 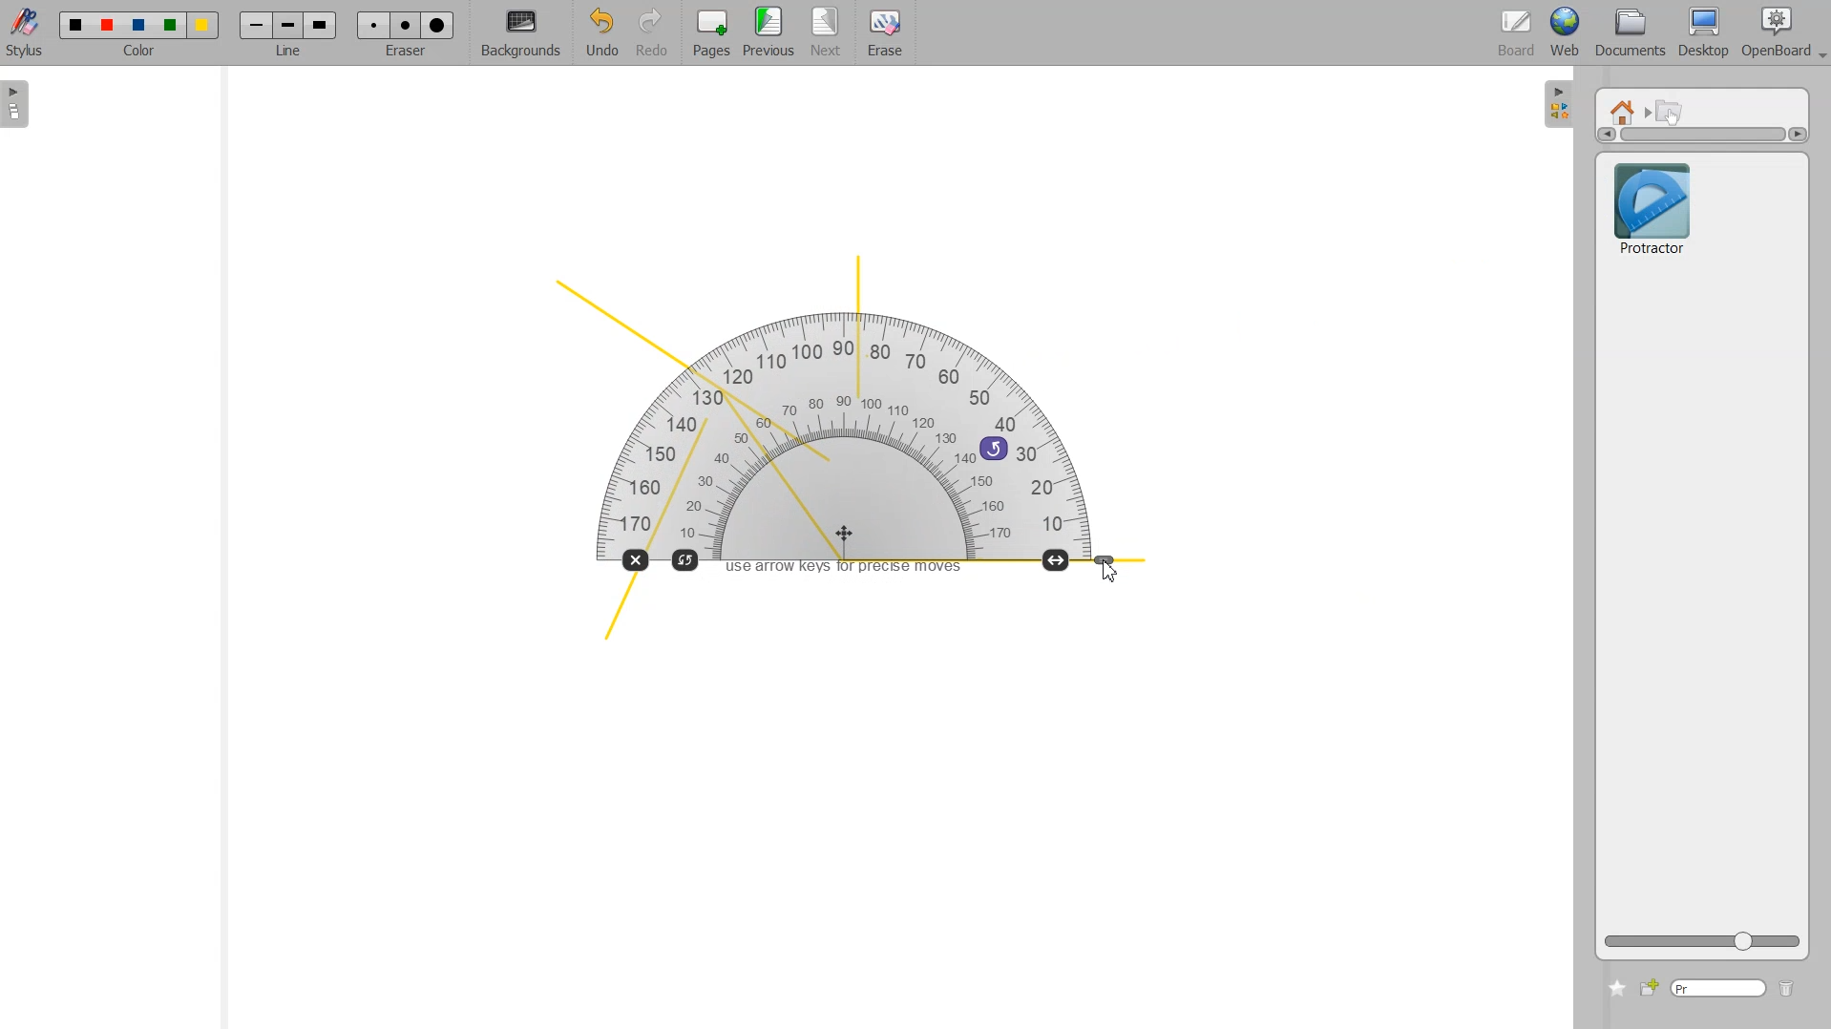 What do you see at coordinates (403, 56) in the screenshot?
I see `eraser` at bounding box center [403, 56].